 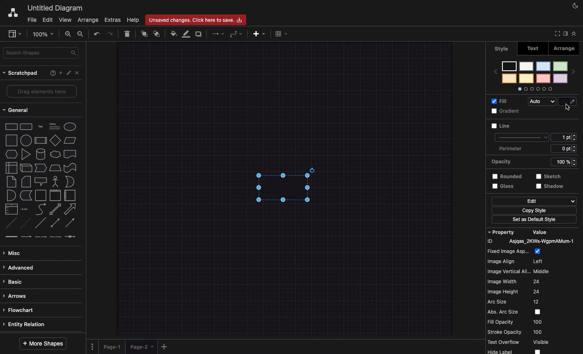 I want to click on Night mode, so click(x=575, y=6).